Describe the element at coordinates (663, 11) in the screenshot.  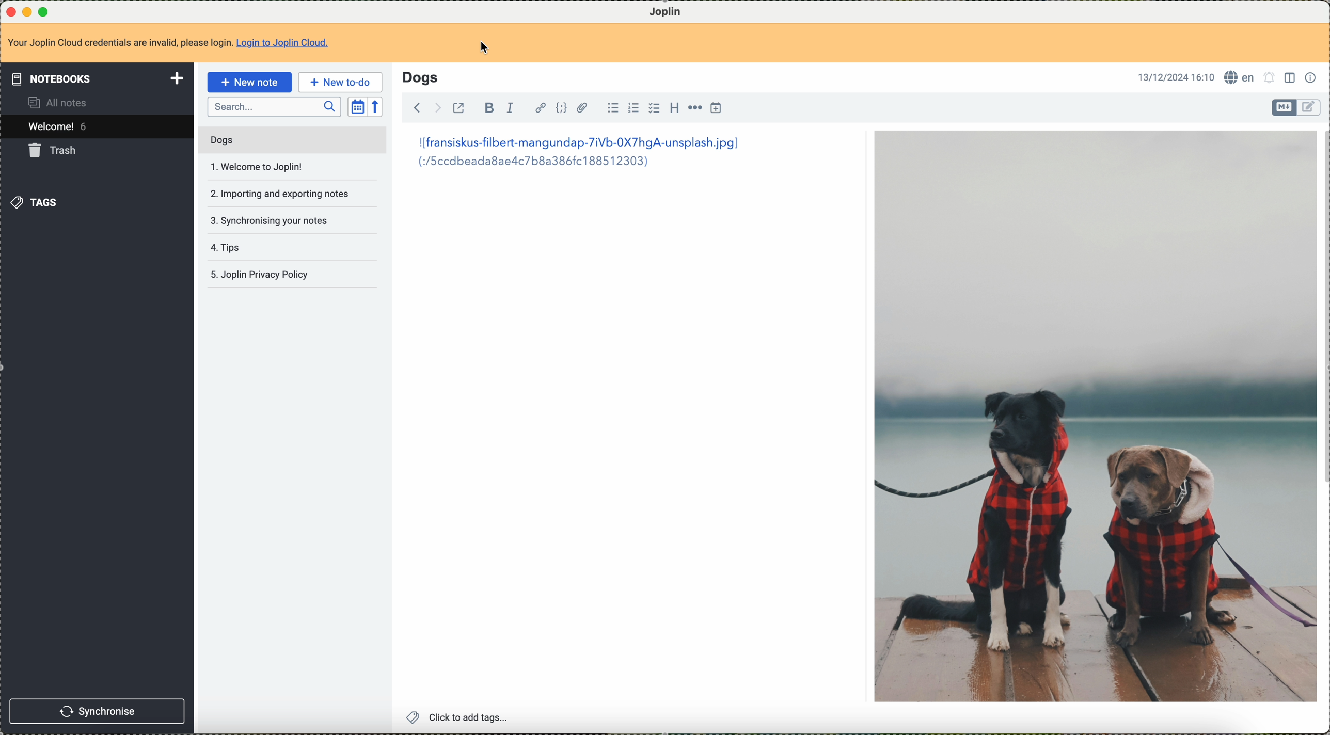
I see `Joplin` at that location.